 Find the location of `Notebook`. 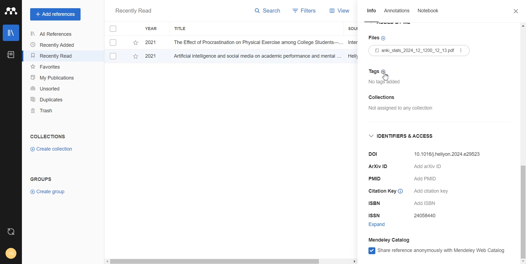

Notebook is located at coordinates (428, 12).